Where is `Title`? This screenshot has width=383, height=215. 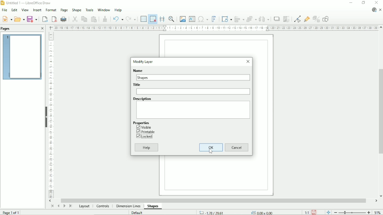
Title is located at coordinates (137, 85).